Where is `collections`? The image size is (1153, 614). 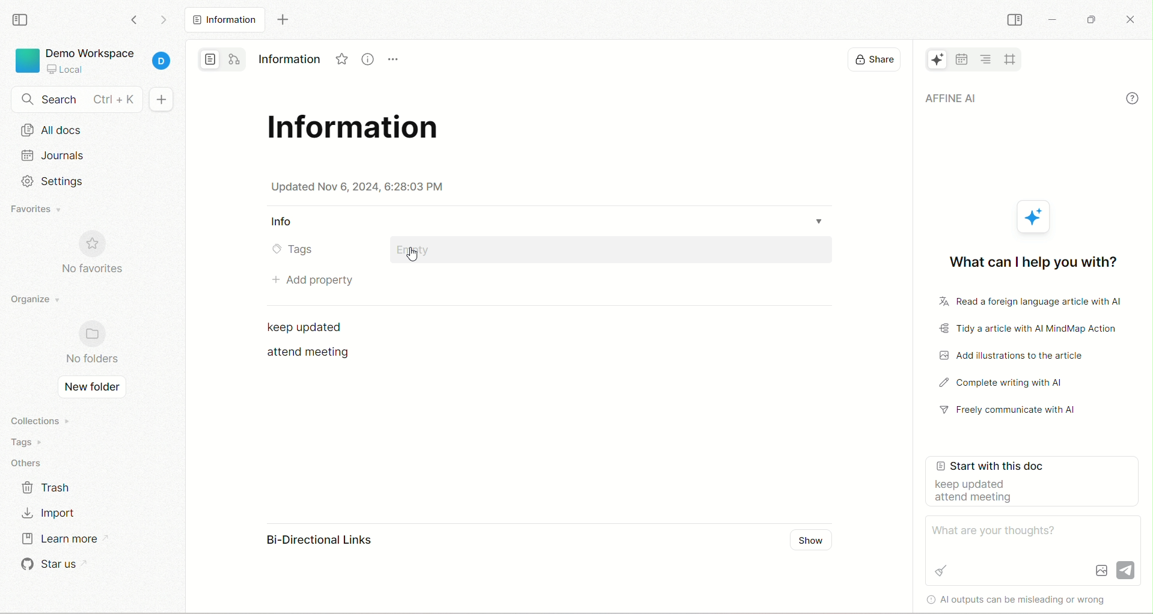
collections is located at coordinates (37, 419).